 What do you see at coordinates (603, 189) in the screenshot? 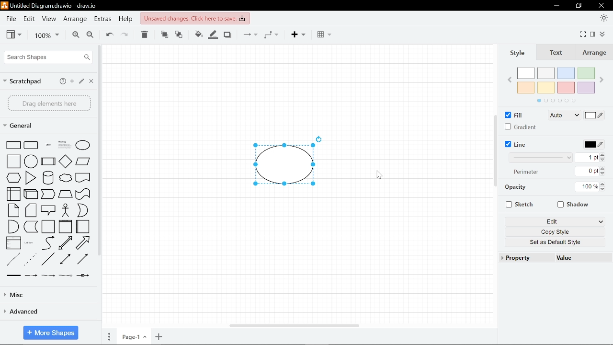
I see `Decrease opacity` at bounding box center [603, 189].